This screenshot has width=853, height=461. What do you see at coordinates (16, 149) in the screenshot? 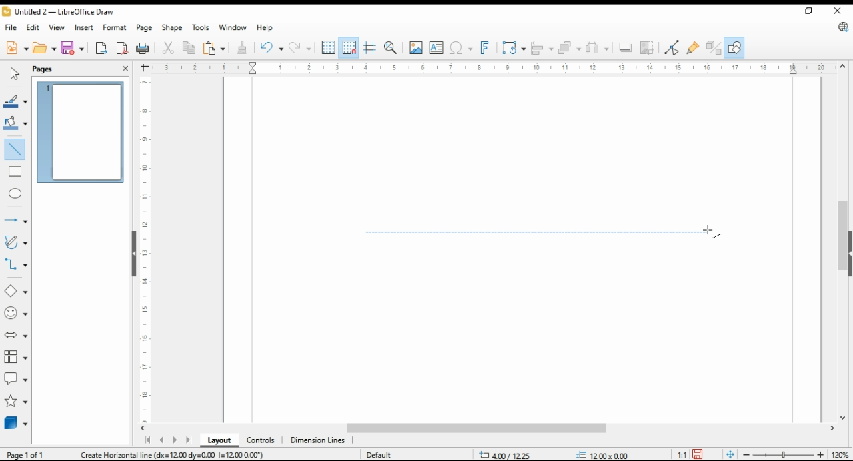
I see `insert line` at bounding box center [16, 149].